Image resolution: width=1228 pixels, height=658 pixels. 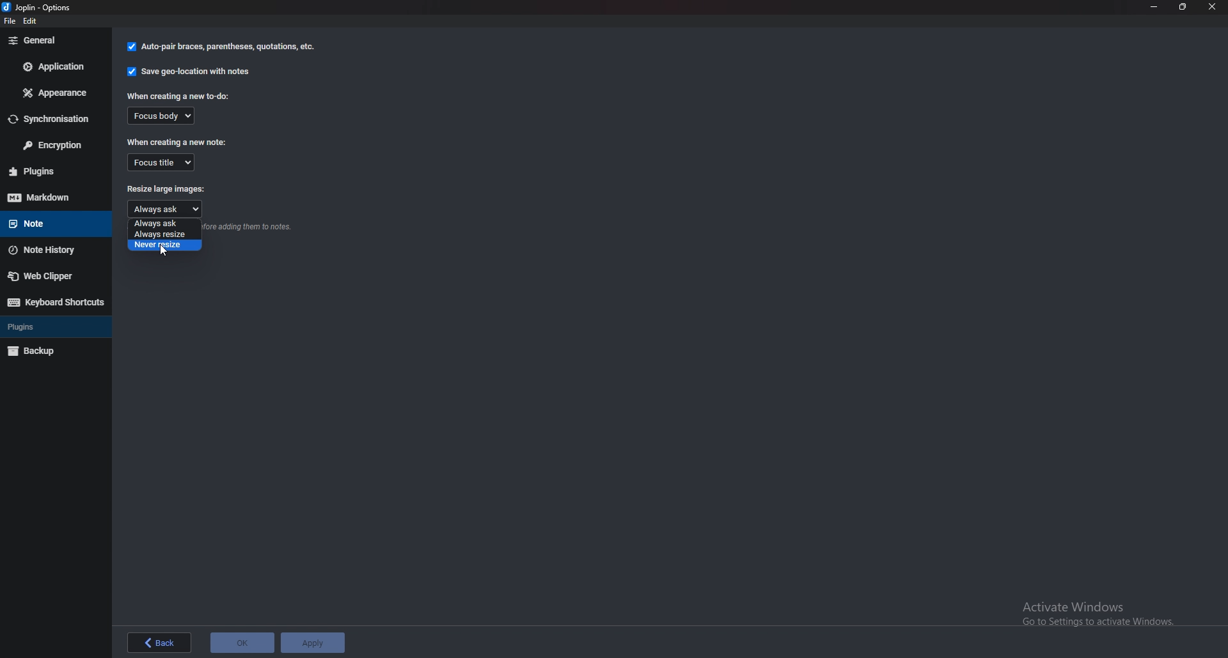 What do you see at coordinates (1183, 7) in the screenshot?
I see `Resize` at bounding box center [1183, 7].